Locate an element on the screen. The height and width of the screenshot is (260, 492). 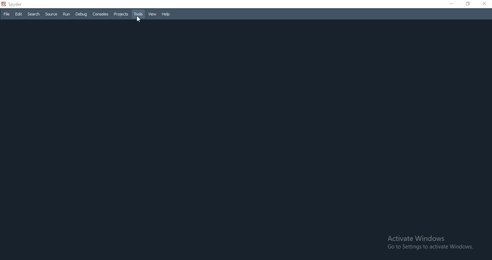
Edit is located at coordinates (19, 14).